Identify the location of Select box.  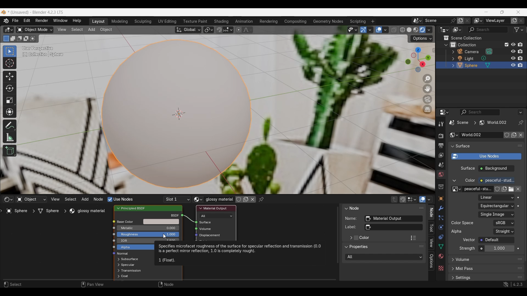
(10, 52).